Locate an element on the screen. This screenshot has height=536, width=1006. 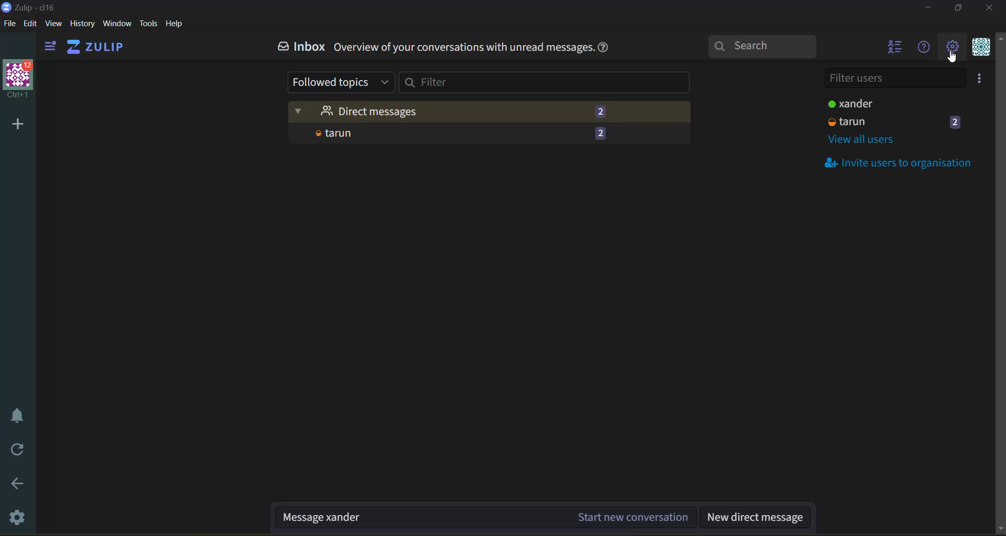
view is located at coordinates (53, 25).